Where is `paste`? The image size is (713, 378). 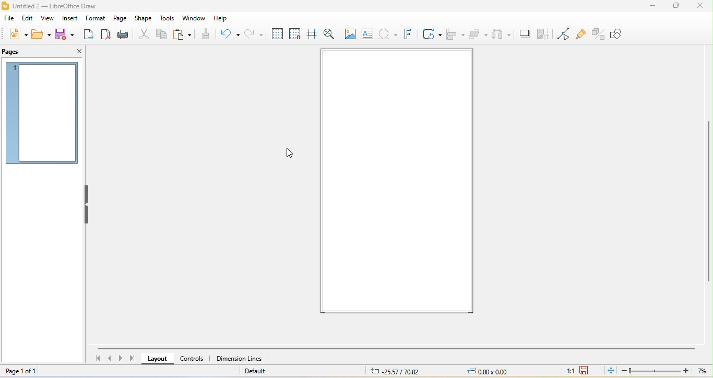 paste is located at coordinates (183, 35).